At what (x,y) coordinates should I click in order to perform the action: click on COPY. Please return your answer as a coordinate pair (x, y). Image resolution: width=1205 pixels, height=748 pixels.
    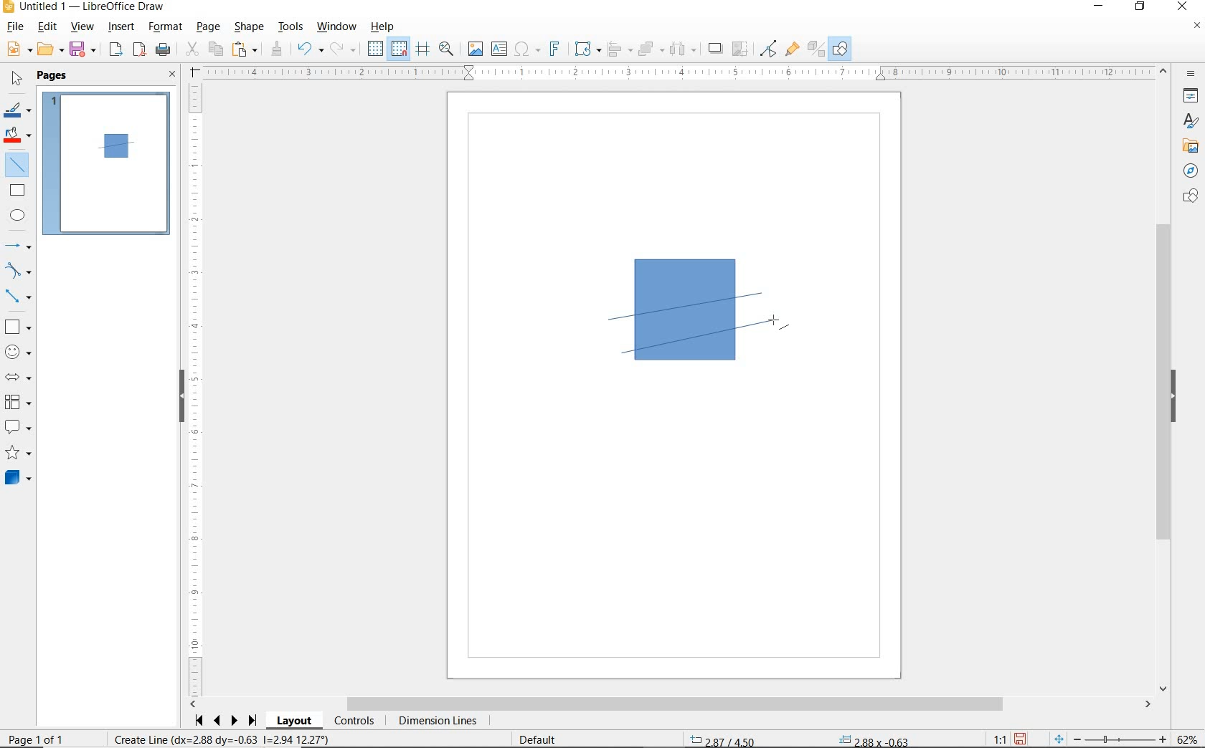
    Looking at the image, I should click on (215, 49).